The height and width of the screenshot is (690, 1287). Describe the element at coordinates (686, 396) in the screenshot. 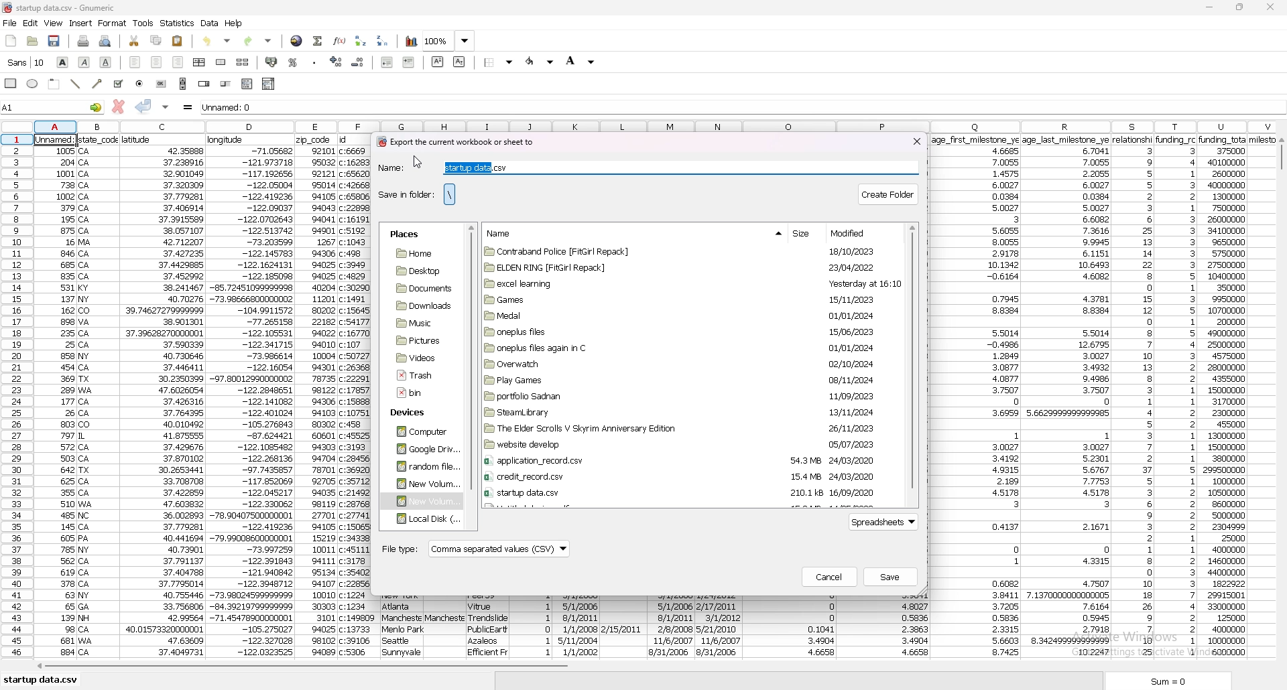

I see `folder` at that location.